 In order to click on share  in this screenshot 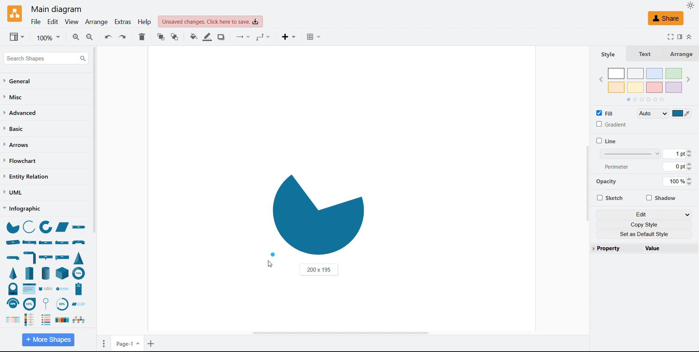, I will do `click(666, 18)`.